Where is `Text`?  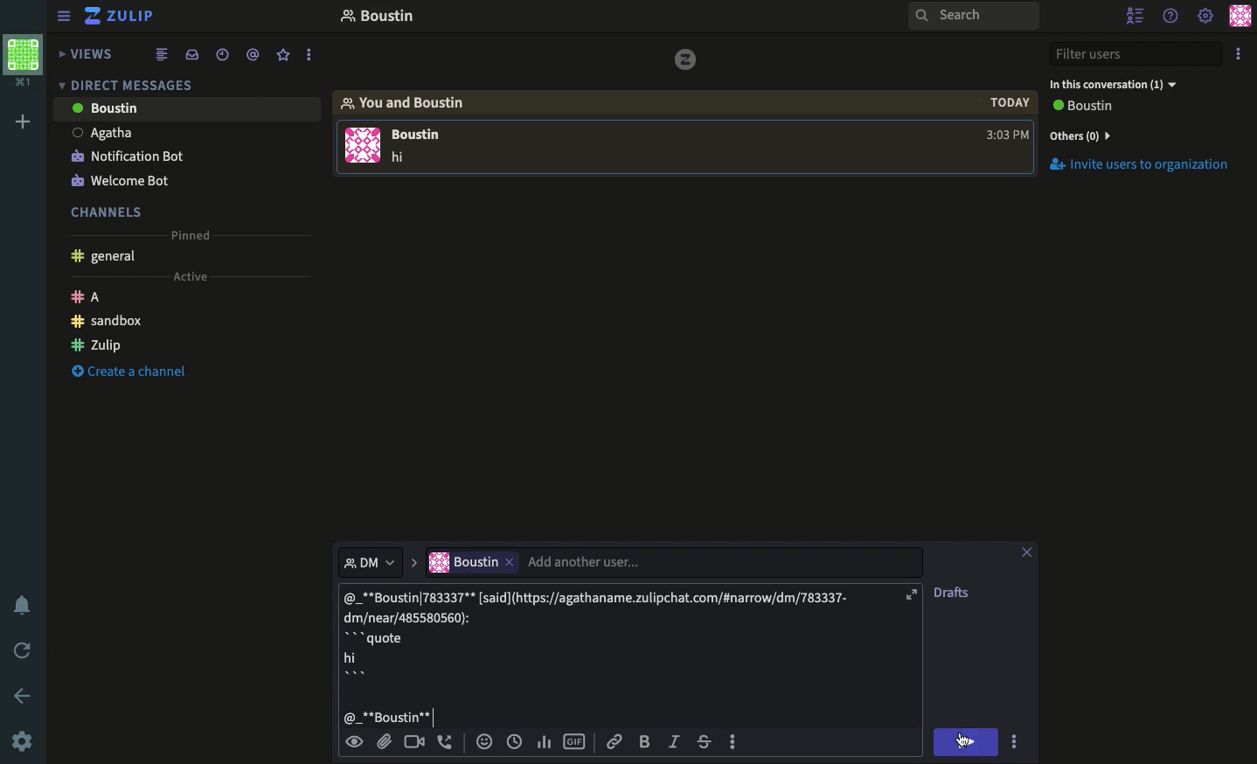
Text is located at coordinates (401, 158).